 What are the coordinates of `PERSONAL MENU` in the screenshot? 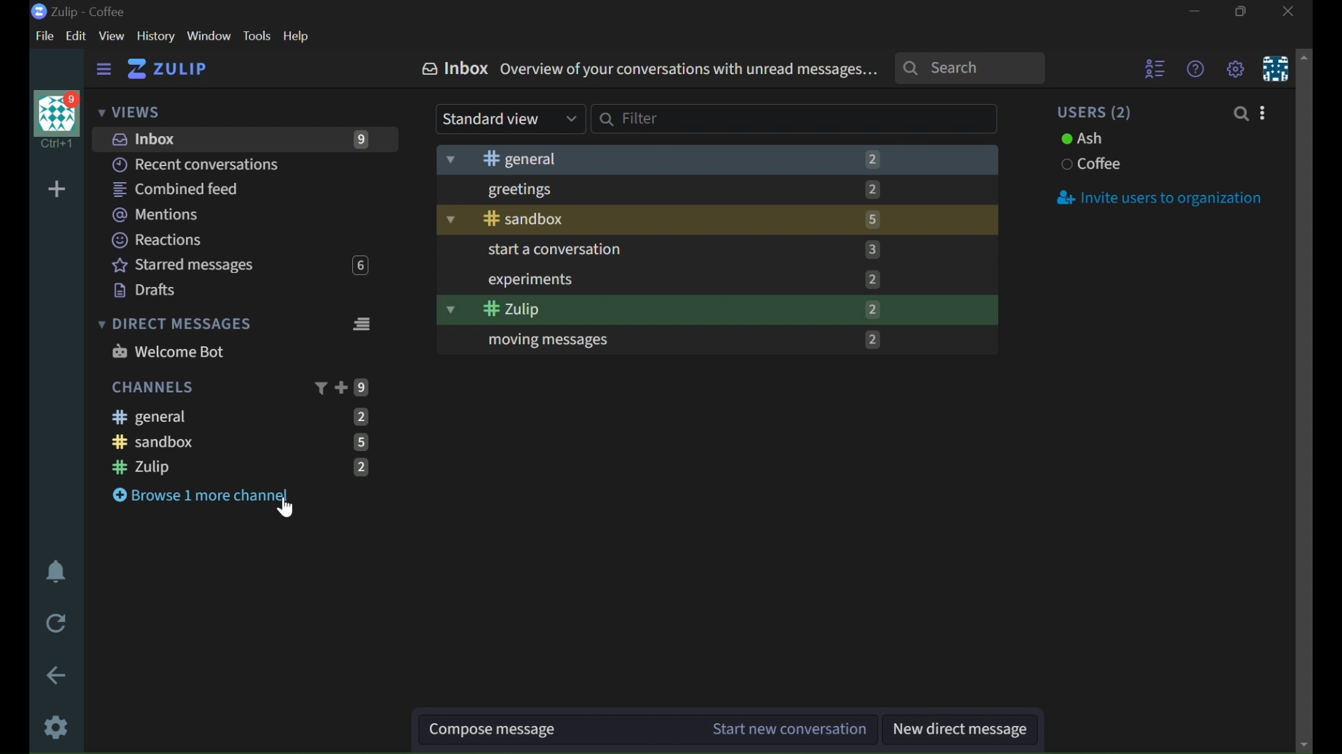 It's located at (1276, 68).